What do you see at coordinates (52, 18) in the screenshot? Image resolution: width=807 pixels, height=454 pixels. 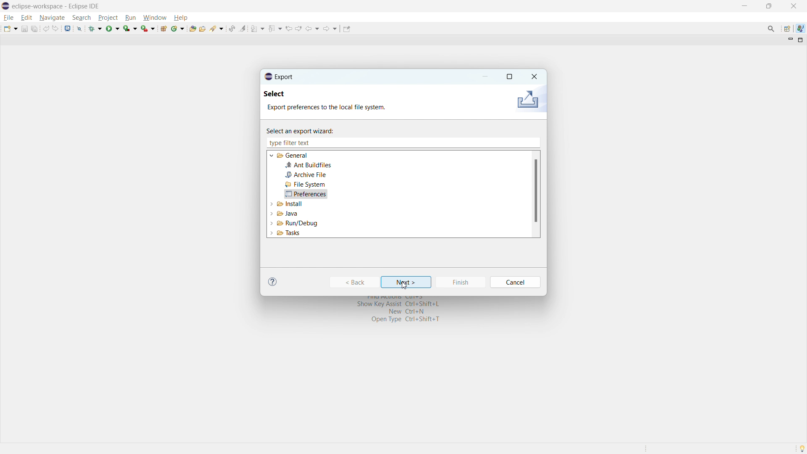 I see `navigate` at bounding box center [52, 18].